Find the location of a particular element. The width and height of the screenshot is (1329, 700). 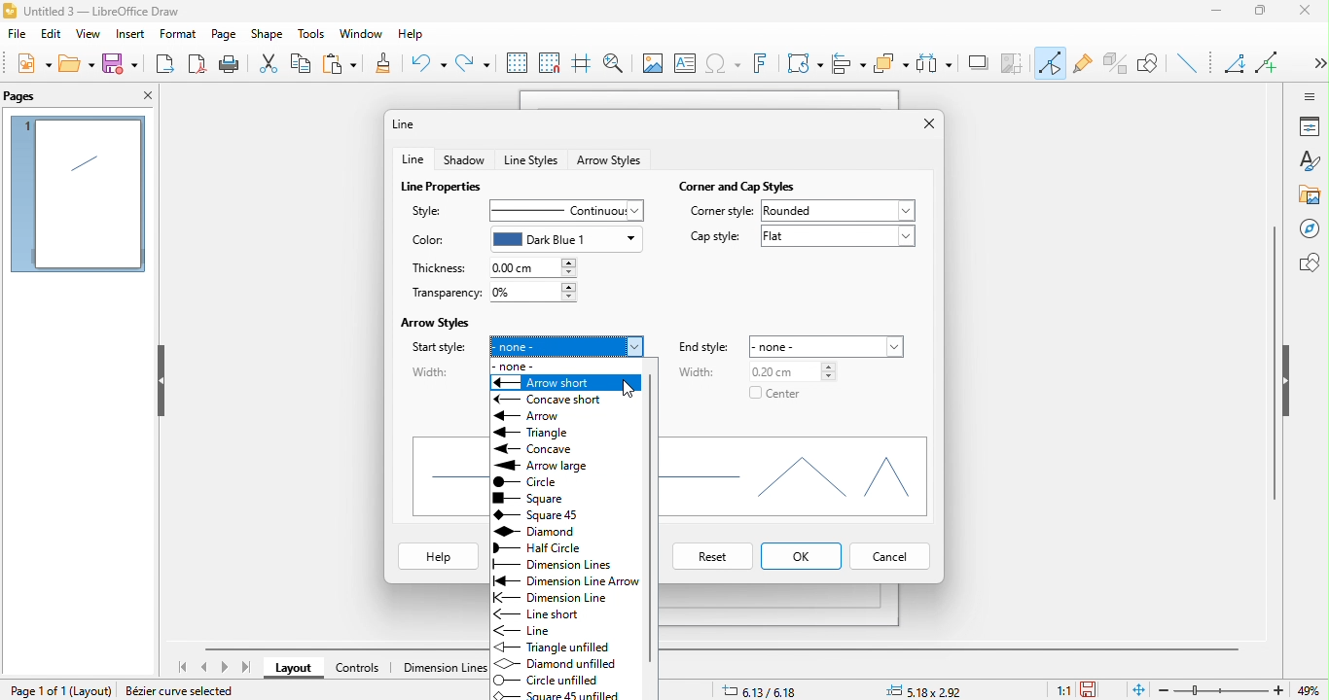

diamond unfilled is located at coordinates (566, 661).